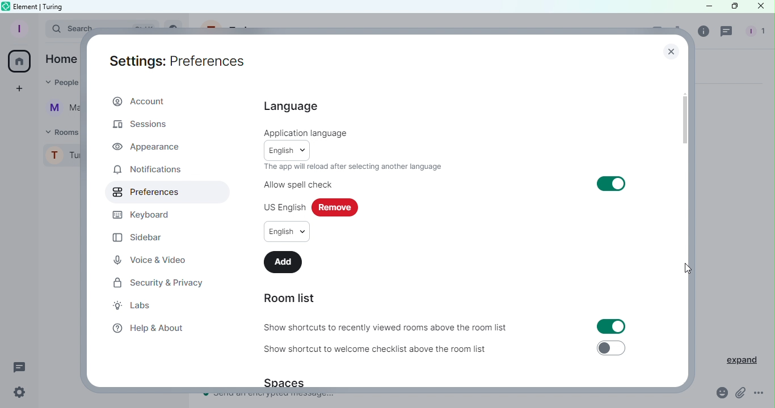 The width and height of the screenshot is (775, 408). Describe the element at coordinates (61, 30) in the screenshot. I see `Search` at that location.